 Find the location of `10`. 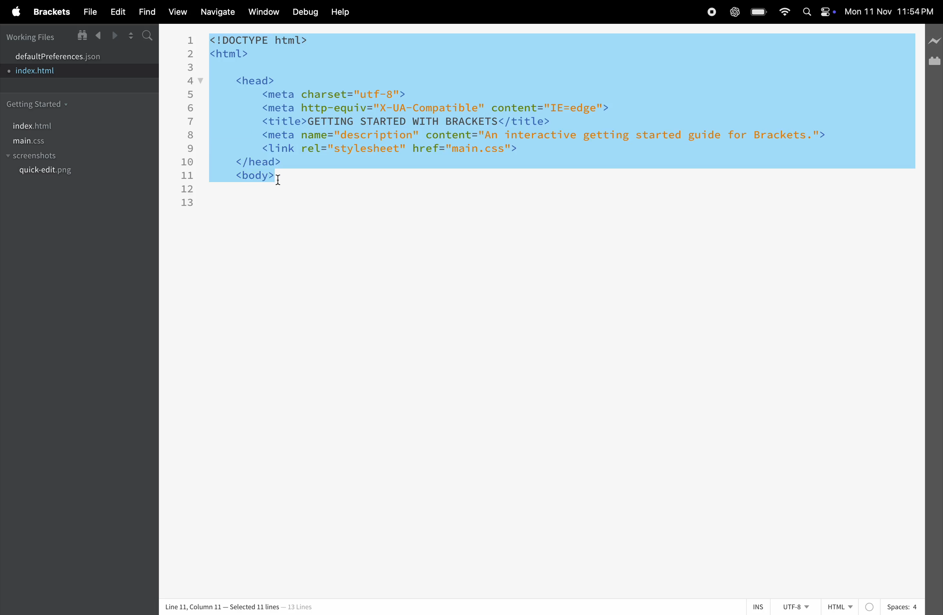

10 is located at coordinates (187, 162).